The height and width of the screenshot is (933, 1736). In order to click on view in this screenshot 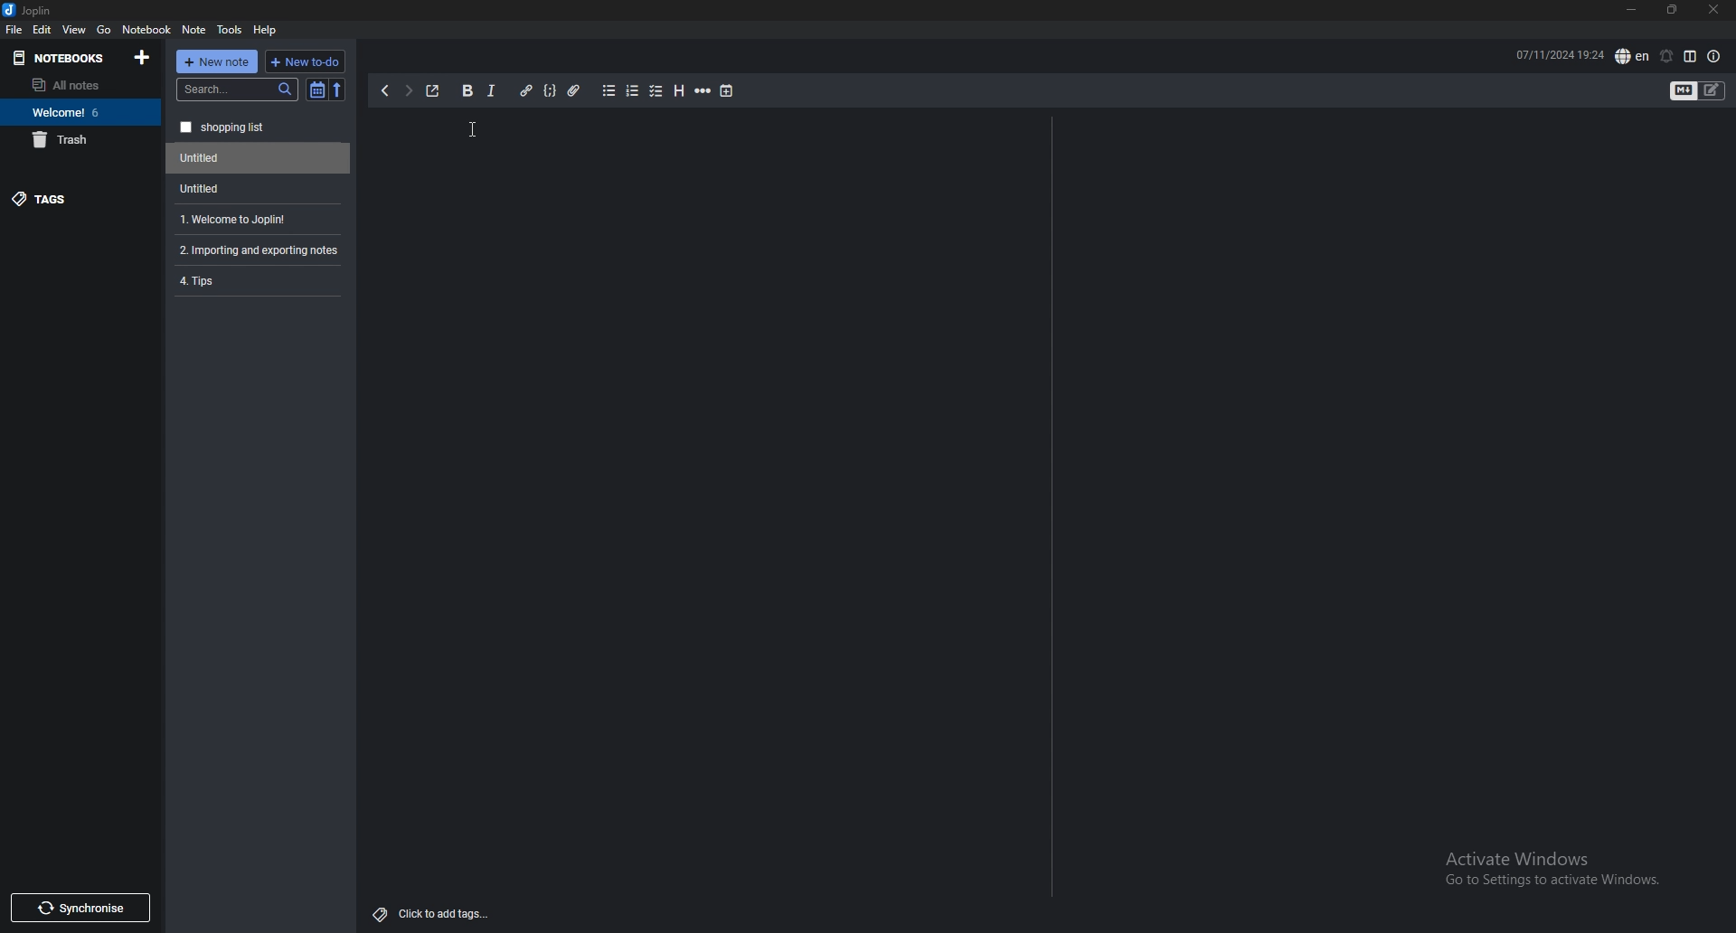, I will do `click(75, 29)`.